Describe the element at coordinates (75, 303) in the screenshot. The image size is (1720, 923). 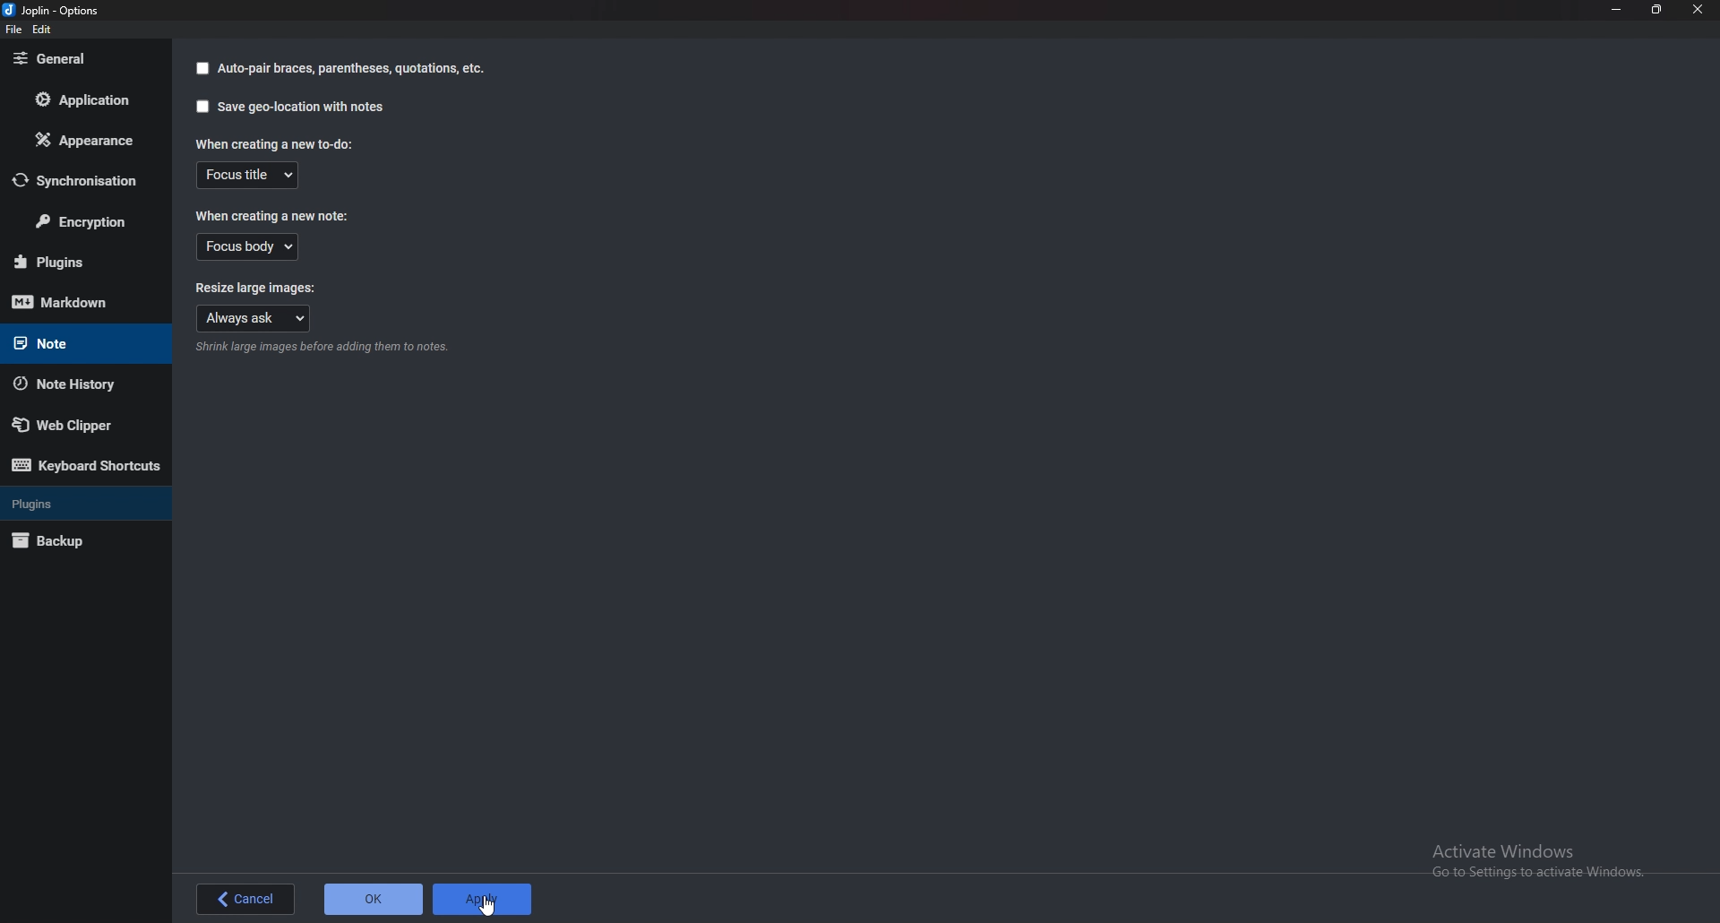
I see `Mark down` at that location.